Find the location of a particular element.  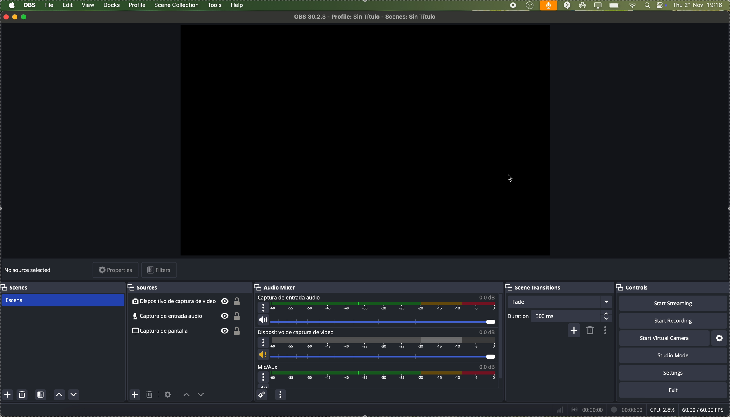

Mic/Aux is located at coordinates (374, 376).